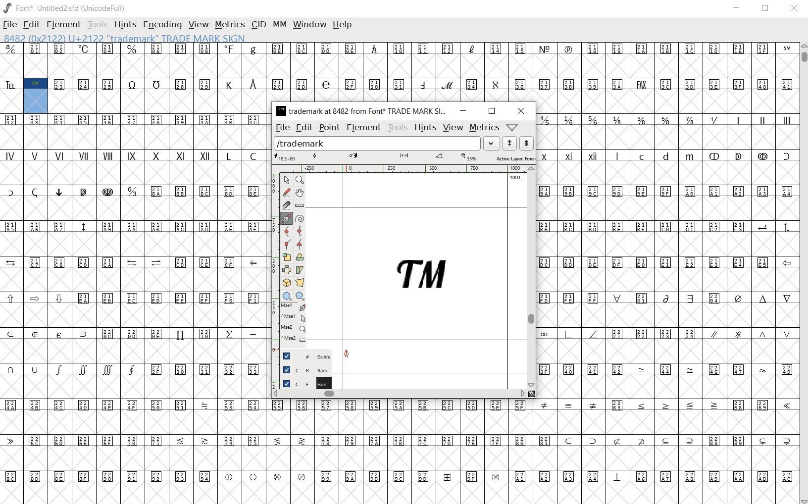 This screenshot has height=504, width=808. I want to click on TOOLS, so click(97, 24).